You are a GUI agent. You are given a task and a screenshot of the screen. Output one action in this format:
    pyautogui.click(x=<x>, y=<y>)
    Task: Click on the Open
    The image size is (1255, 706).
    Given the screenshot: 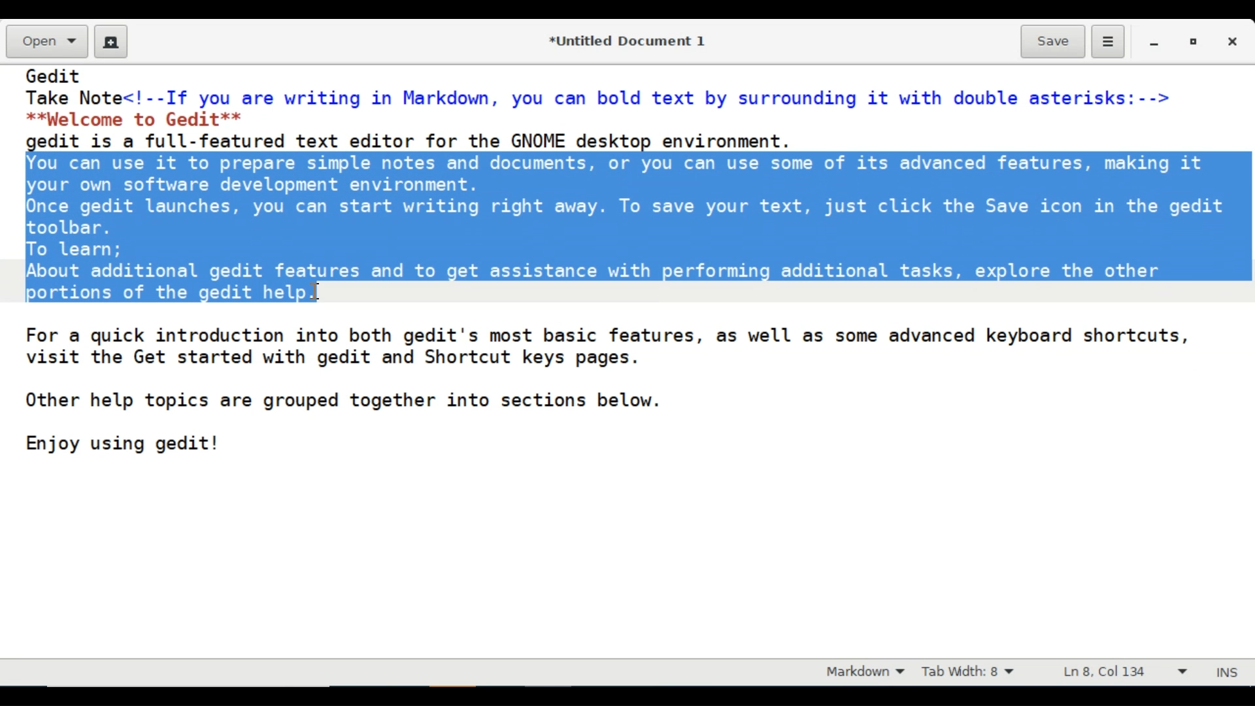 What is the action you would take?
    pyautogui.click(x=45, y=42)
    